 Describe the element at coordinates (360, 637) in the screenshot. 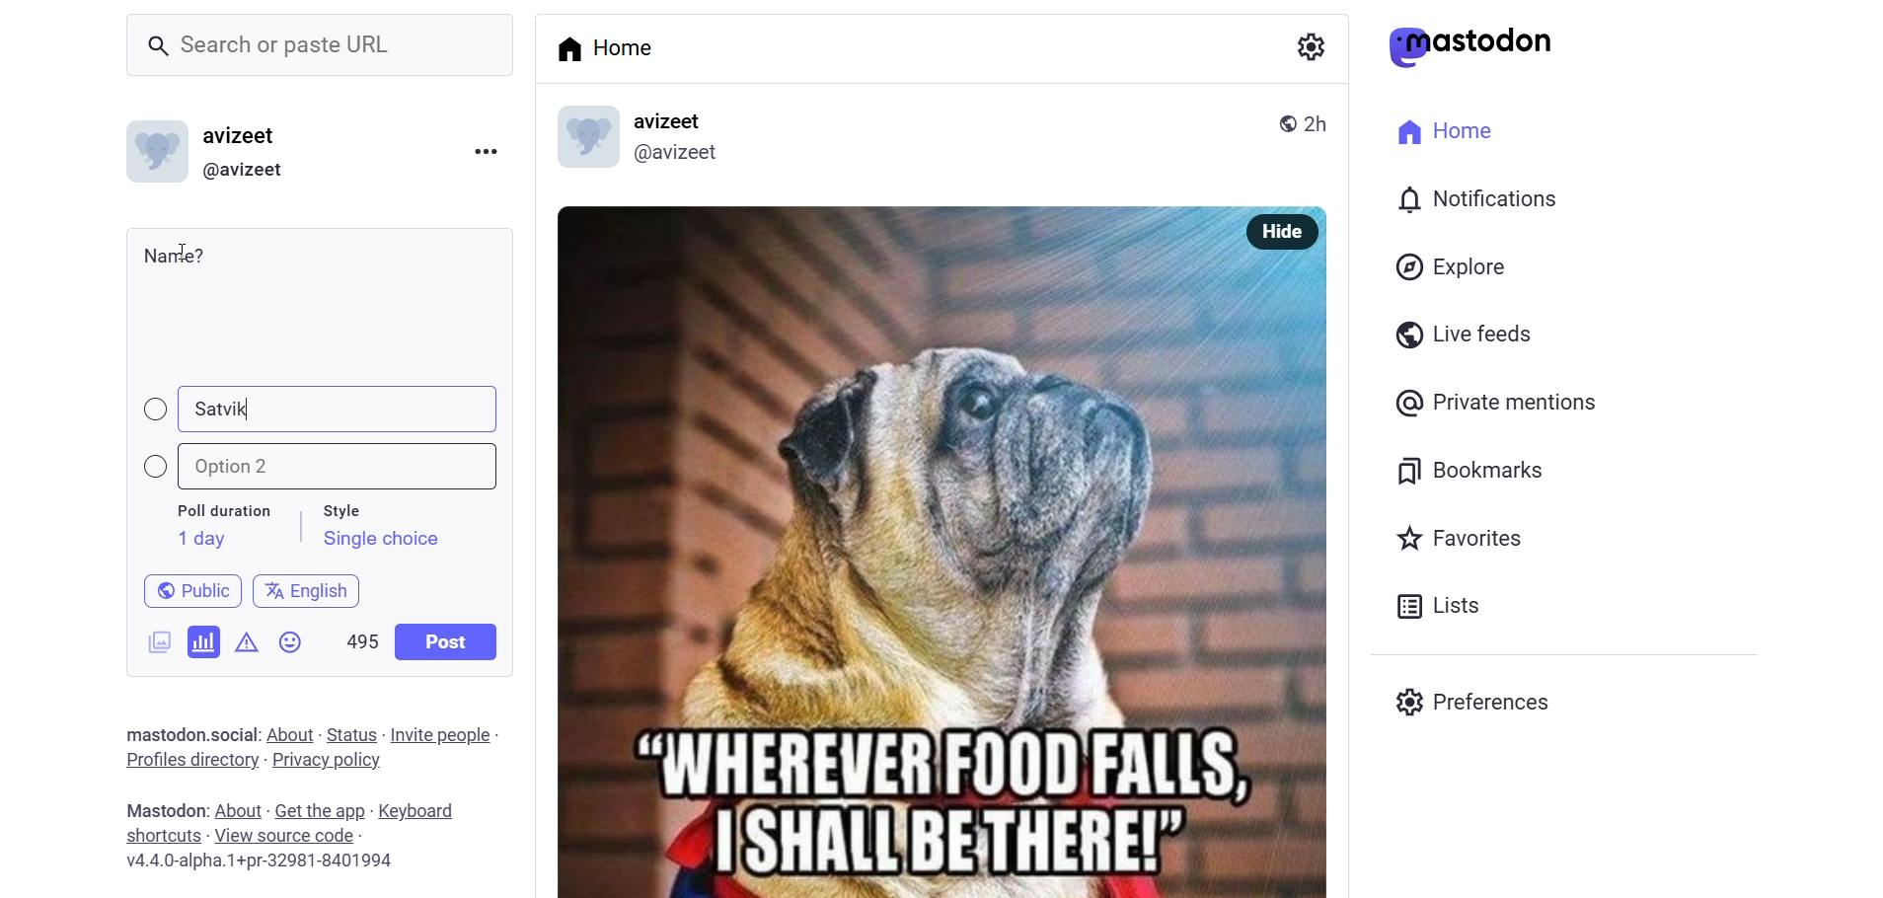

I see `500` at that location.